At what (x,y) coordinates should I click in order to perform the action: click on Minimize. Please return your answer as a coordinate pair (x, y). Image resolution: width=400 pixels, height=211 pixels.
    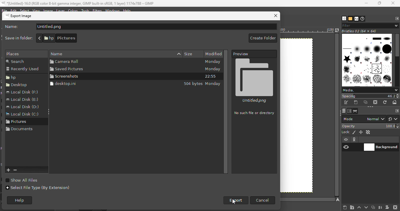
    Looking at the image, I should click on (365, 3).